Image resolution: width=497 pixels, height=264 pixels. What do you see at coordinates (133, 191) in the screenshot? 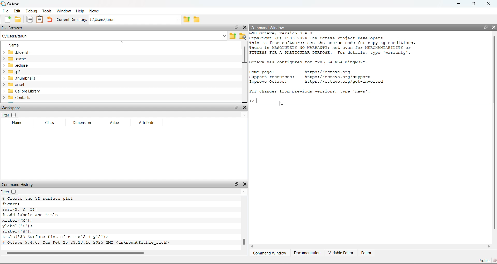
I see `Dropdown` at bounding box center [133, 191].